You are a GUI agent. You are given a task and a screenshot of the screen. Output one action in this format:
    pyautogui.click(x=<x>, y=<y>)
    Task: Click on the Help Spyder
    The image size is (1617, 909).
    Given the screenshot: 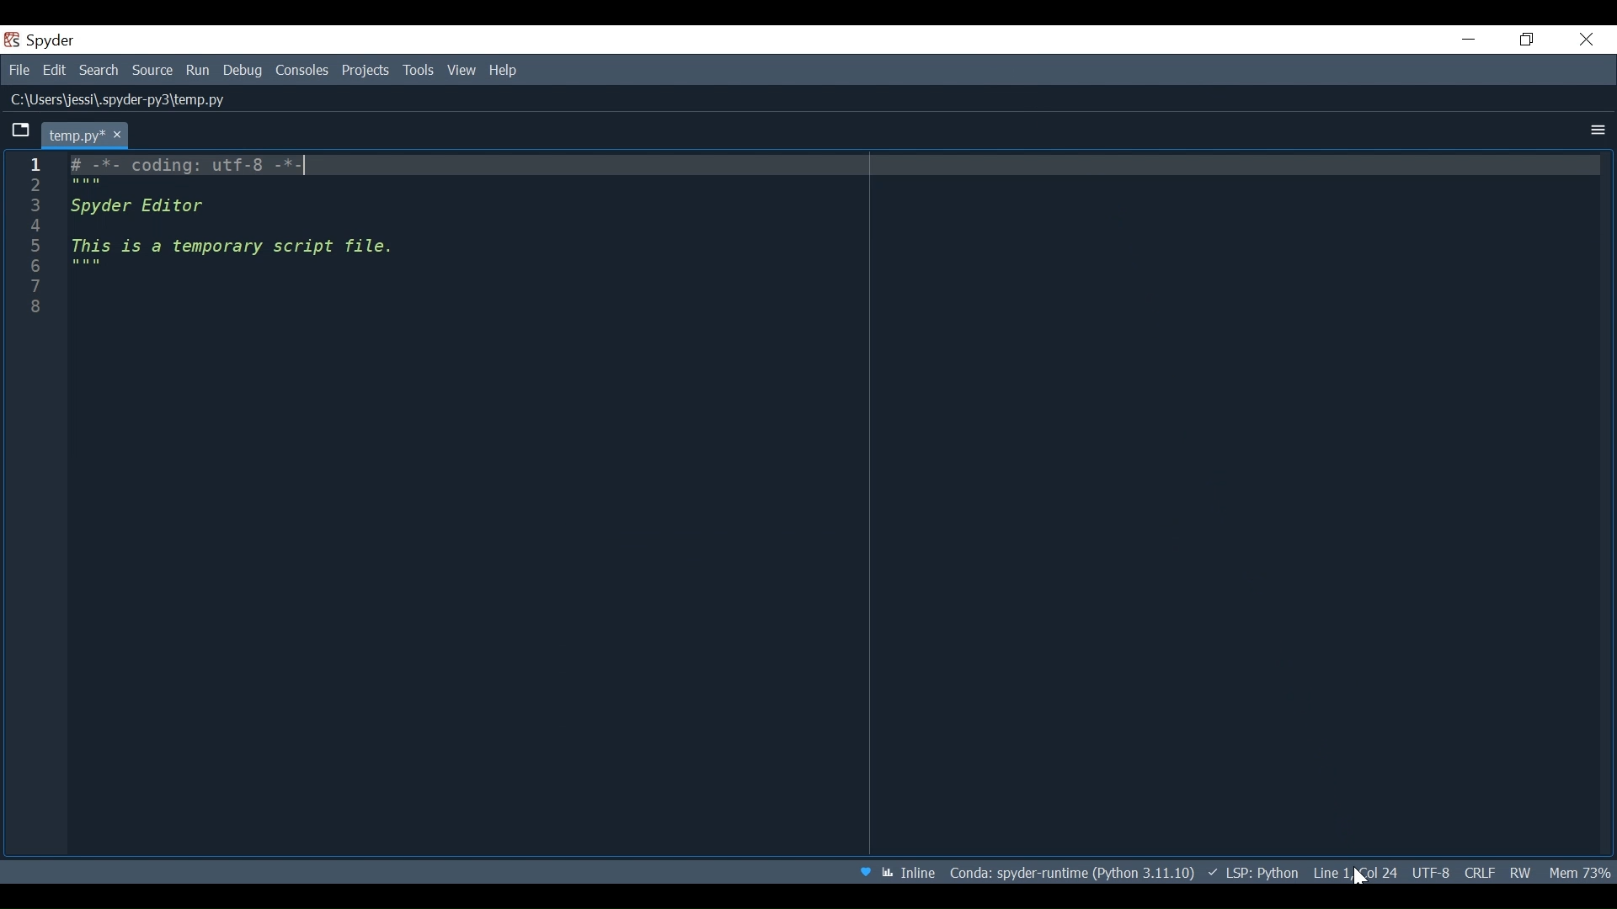 What is the action you would take?
    pyautogui.click(x=862, y=869)
    